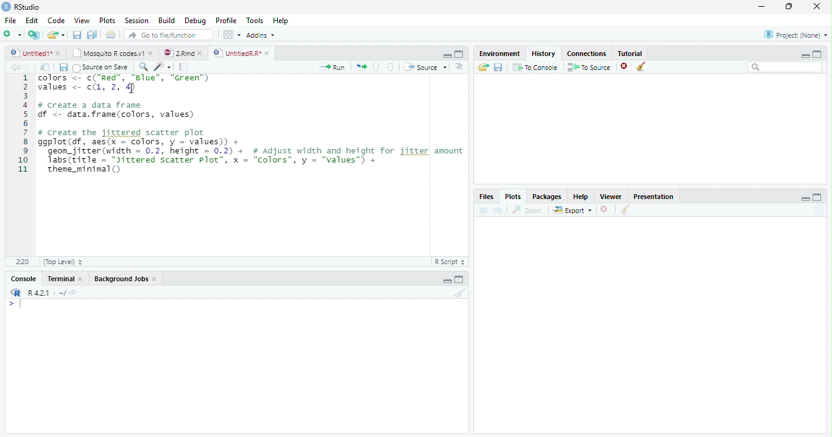  I want to click on Show document outline, so click(459, 66).